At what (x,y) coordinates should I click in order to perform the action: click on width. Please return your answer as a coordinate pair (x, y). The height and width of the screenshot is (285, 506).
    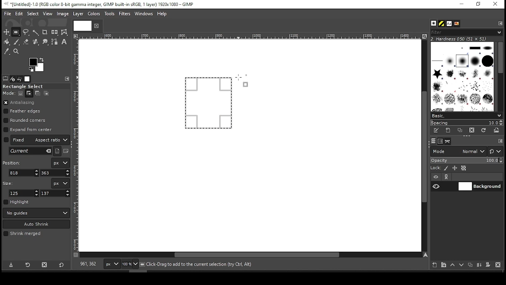
    Looking at the image, I should click on (25, 193).